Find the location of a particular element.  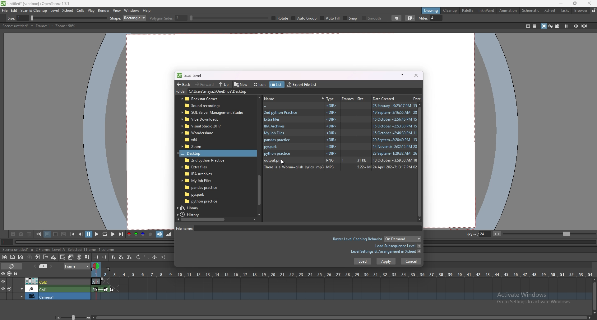

sub camera preview is located at coordinates (584, 26).